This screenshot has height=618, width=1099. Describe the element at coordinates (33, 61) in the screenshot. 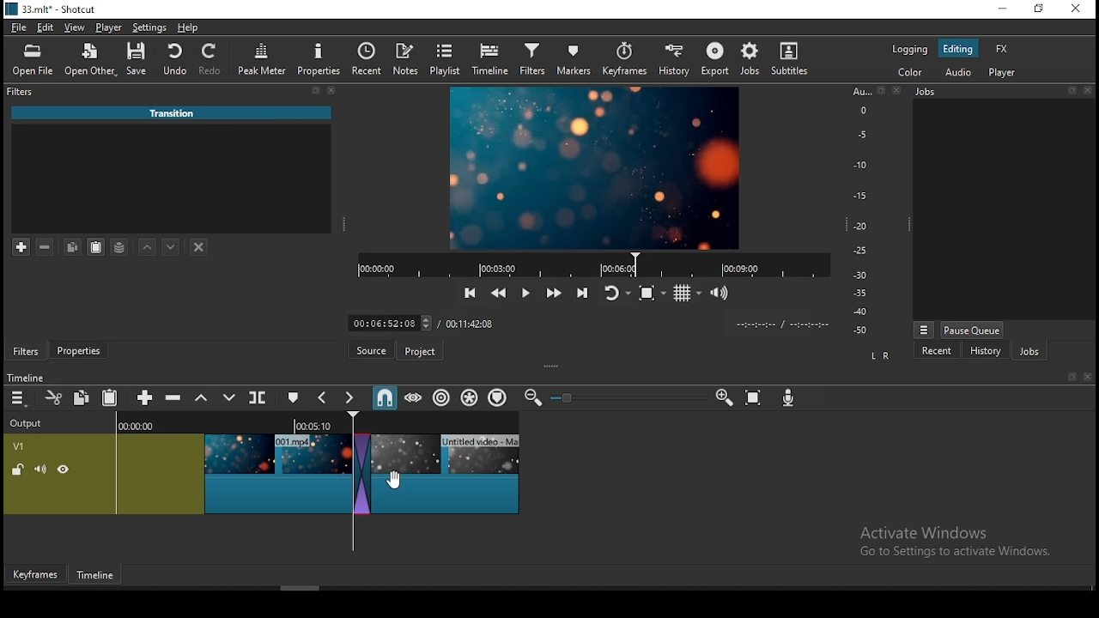

I see `open file` at that location.